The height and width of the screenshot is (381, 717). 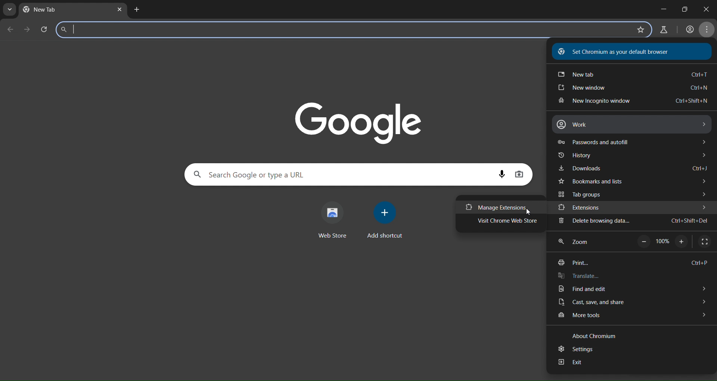 What do you see at coordinates (580, 277) in the screenshot?
I see `translate` at bounding box center [580, 277].